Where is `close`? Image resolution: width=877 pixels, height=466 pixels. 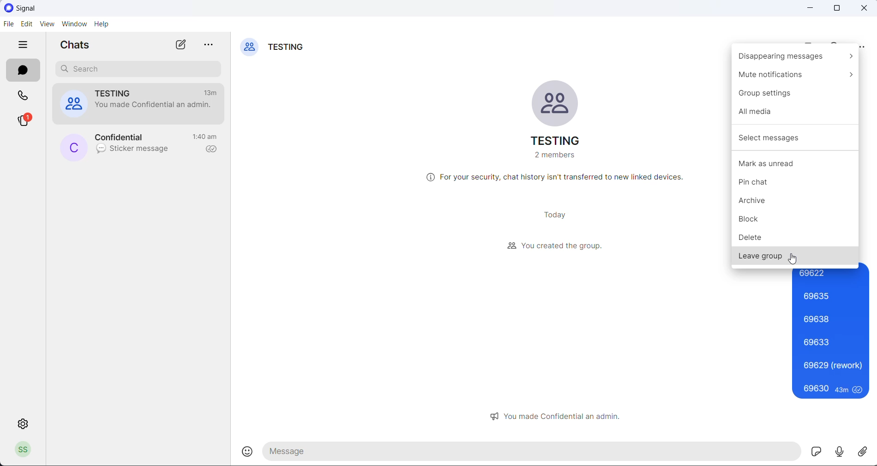
close is located at coordinates (866, 9).